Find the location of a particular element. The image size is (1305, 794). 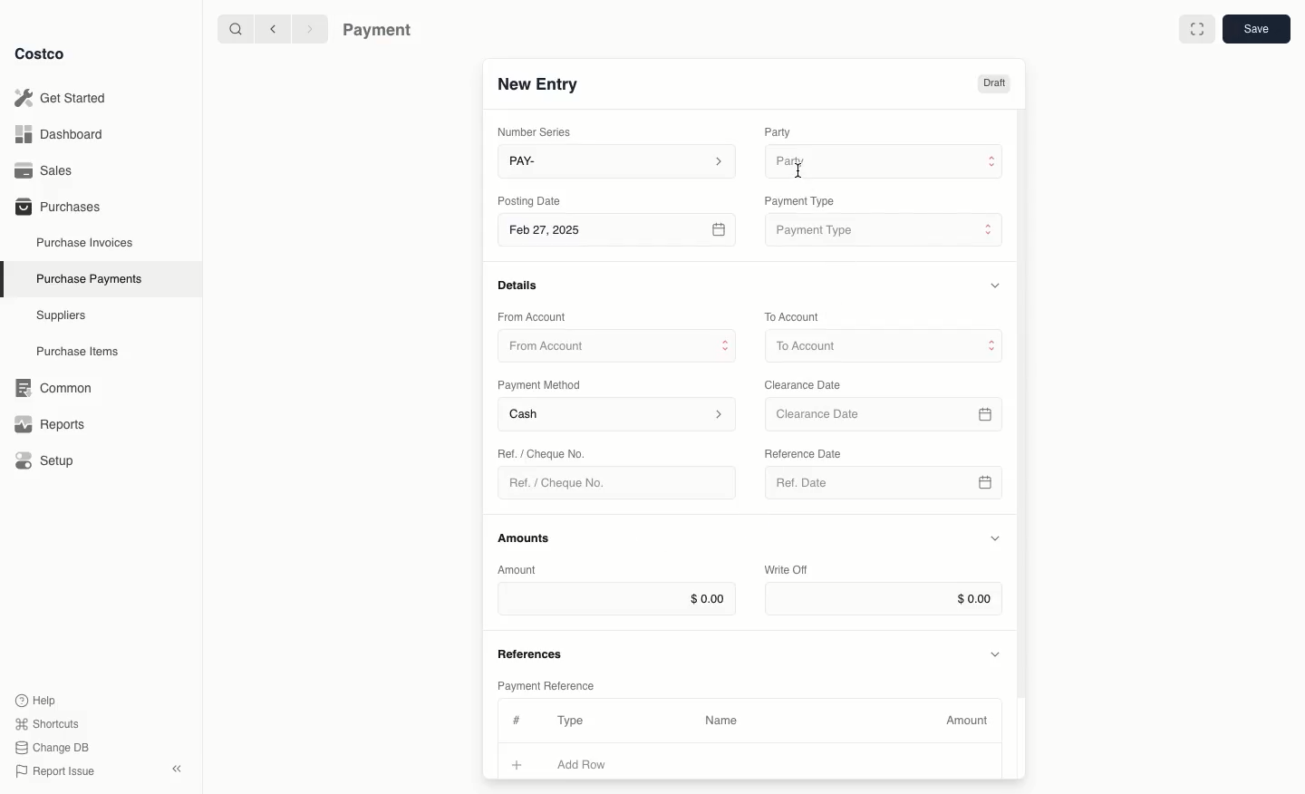

Hide is located at coordinates (995, 539).